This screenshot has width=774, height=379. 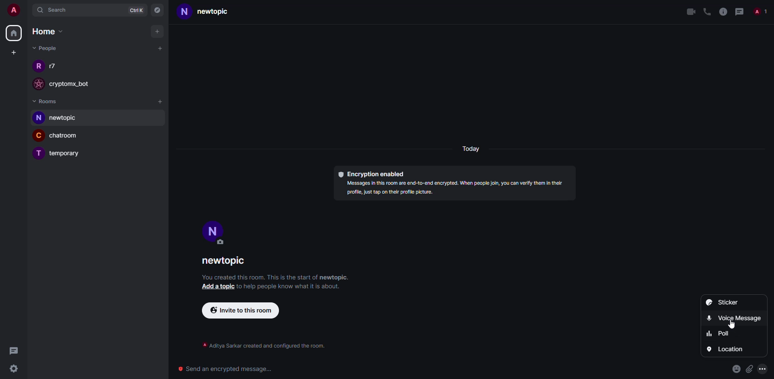 I want to click on threads, so click(x=740, y=12).